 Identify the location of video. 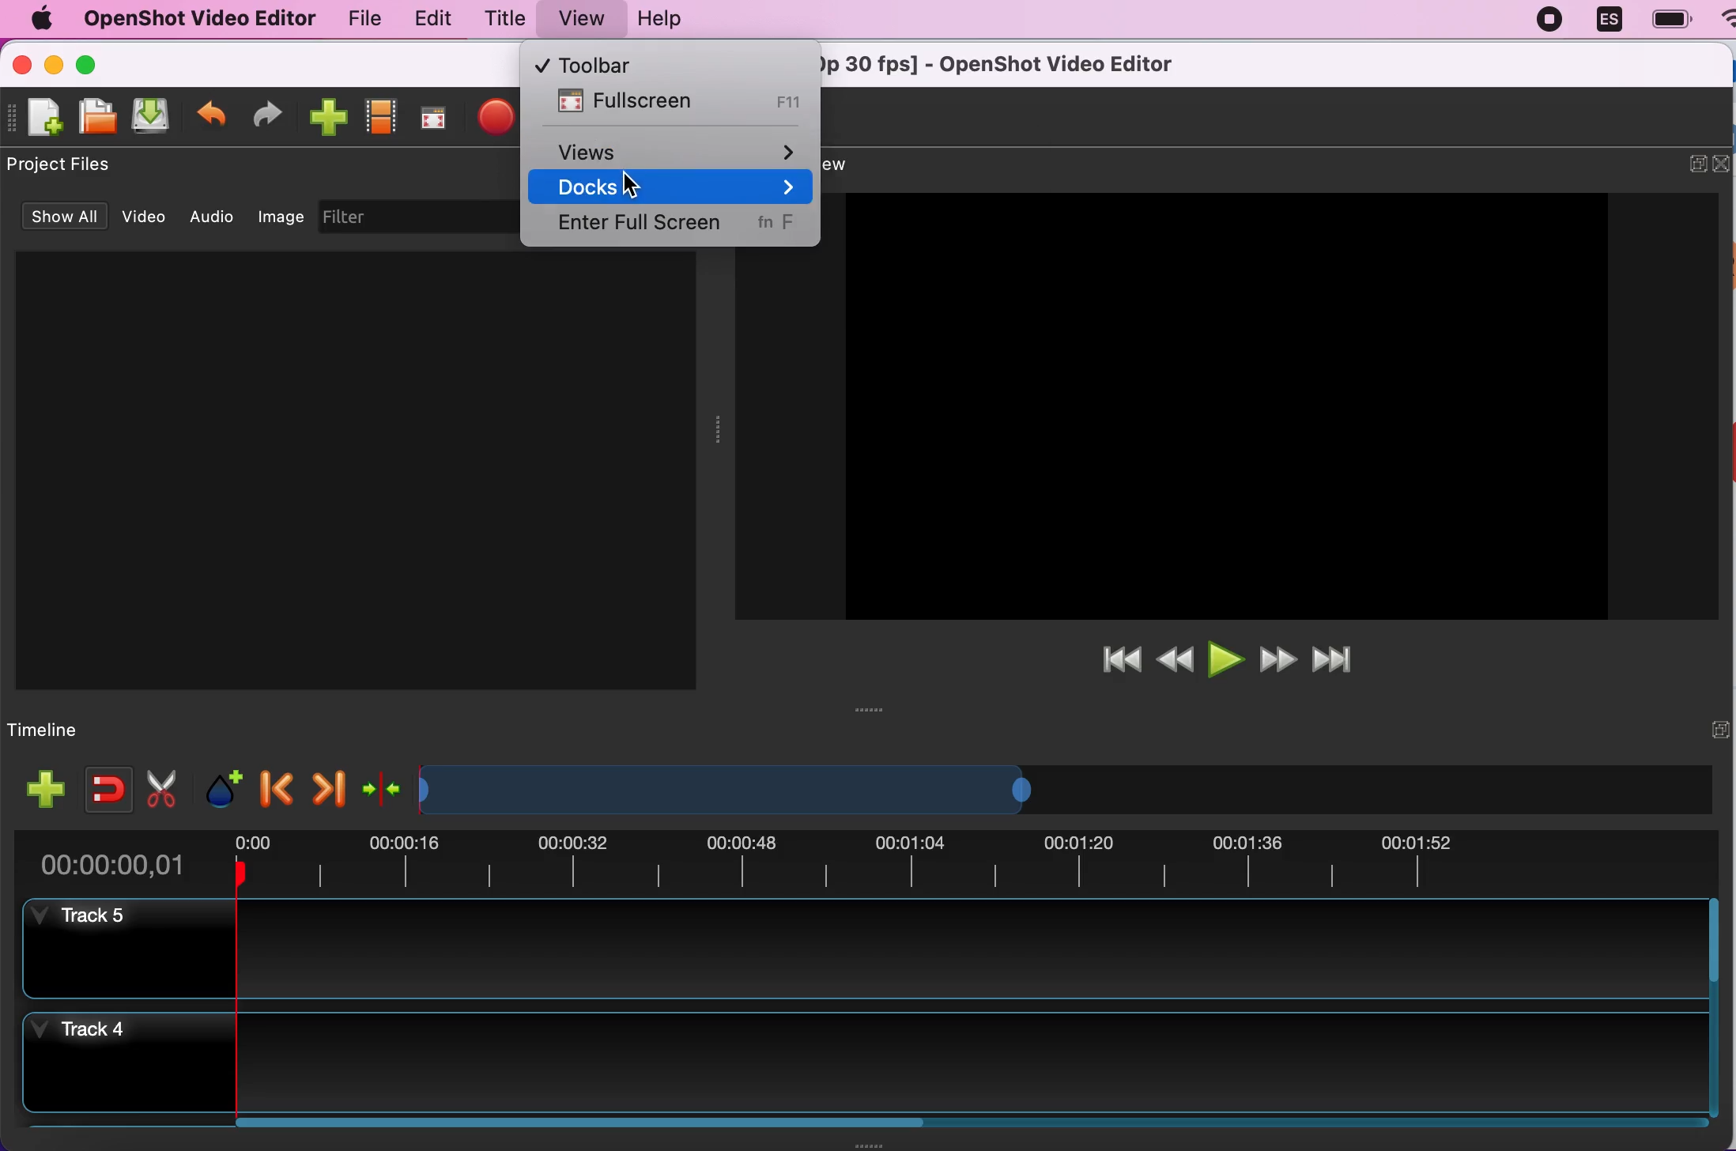
(145, 214).